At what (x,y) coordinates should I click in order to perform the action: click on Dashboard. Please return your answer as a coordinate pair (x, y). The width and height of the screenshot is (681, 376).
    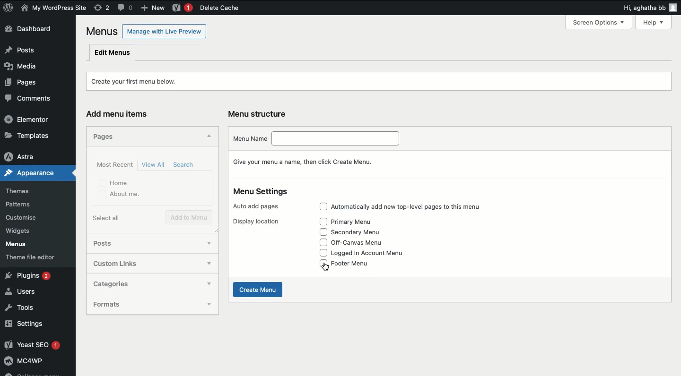
    Looking at the image, I should click on (34, 30).